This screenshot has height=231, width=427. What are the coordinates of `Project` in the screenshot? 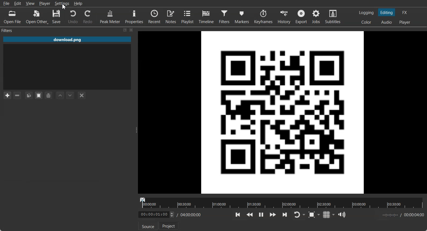 It's located at (169, 226).